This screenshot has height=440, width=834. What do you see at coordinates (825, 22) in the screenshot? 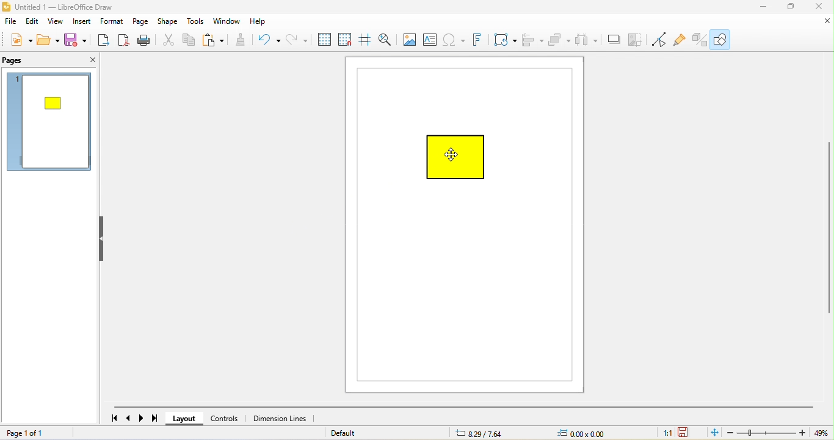
I see `close` at bounding box center [825, 22].